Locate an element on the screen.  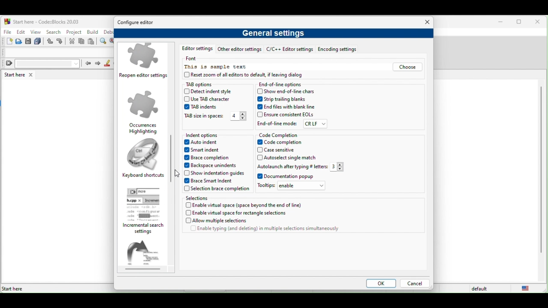
detect indent style is located at coordinates (216, 92).